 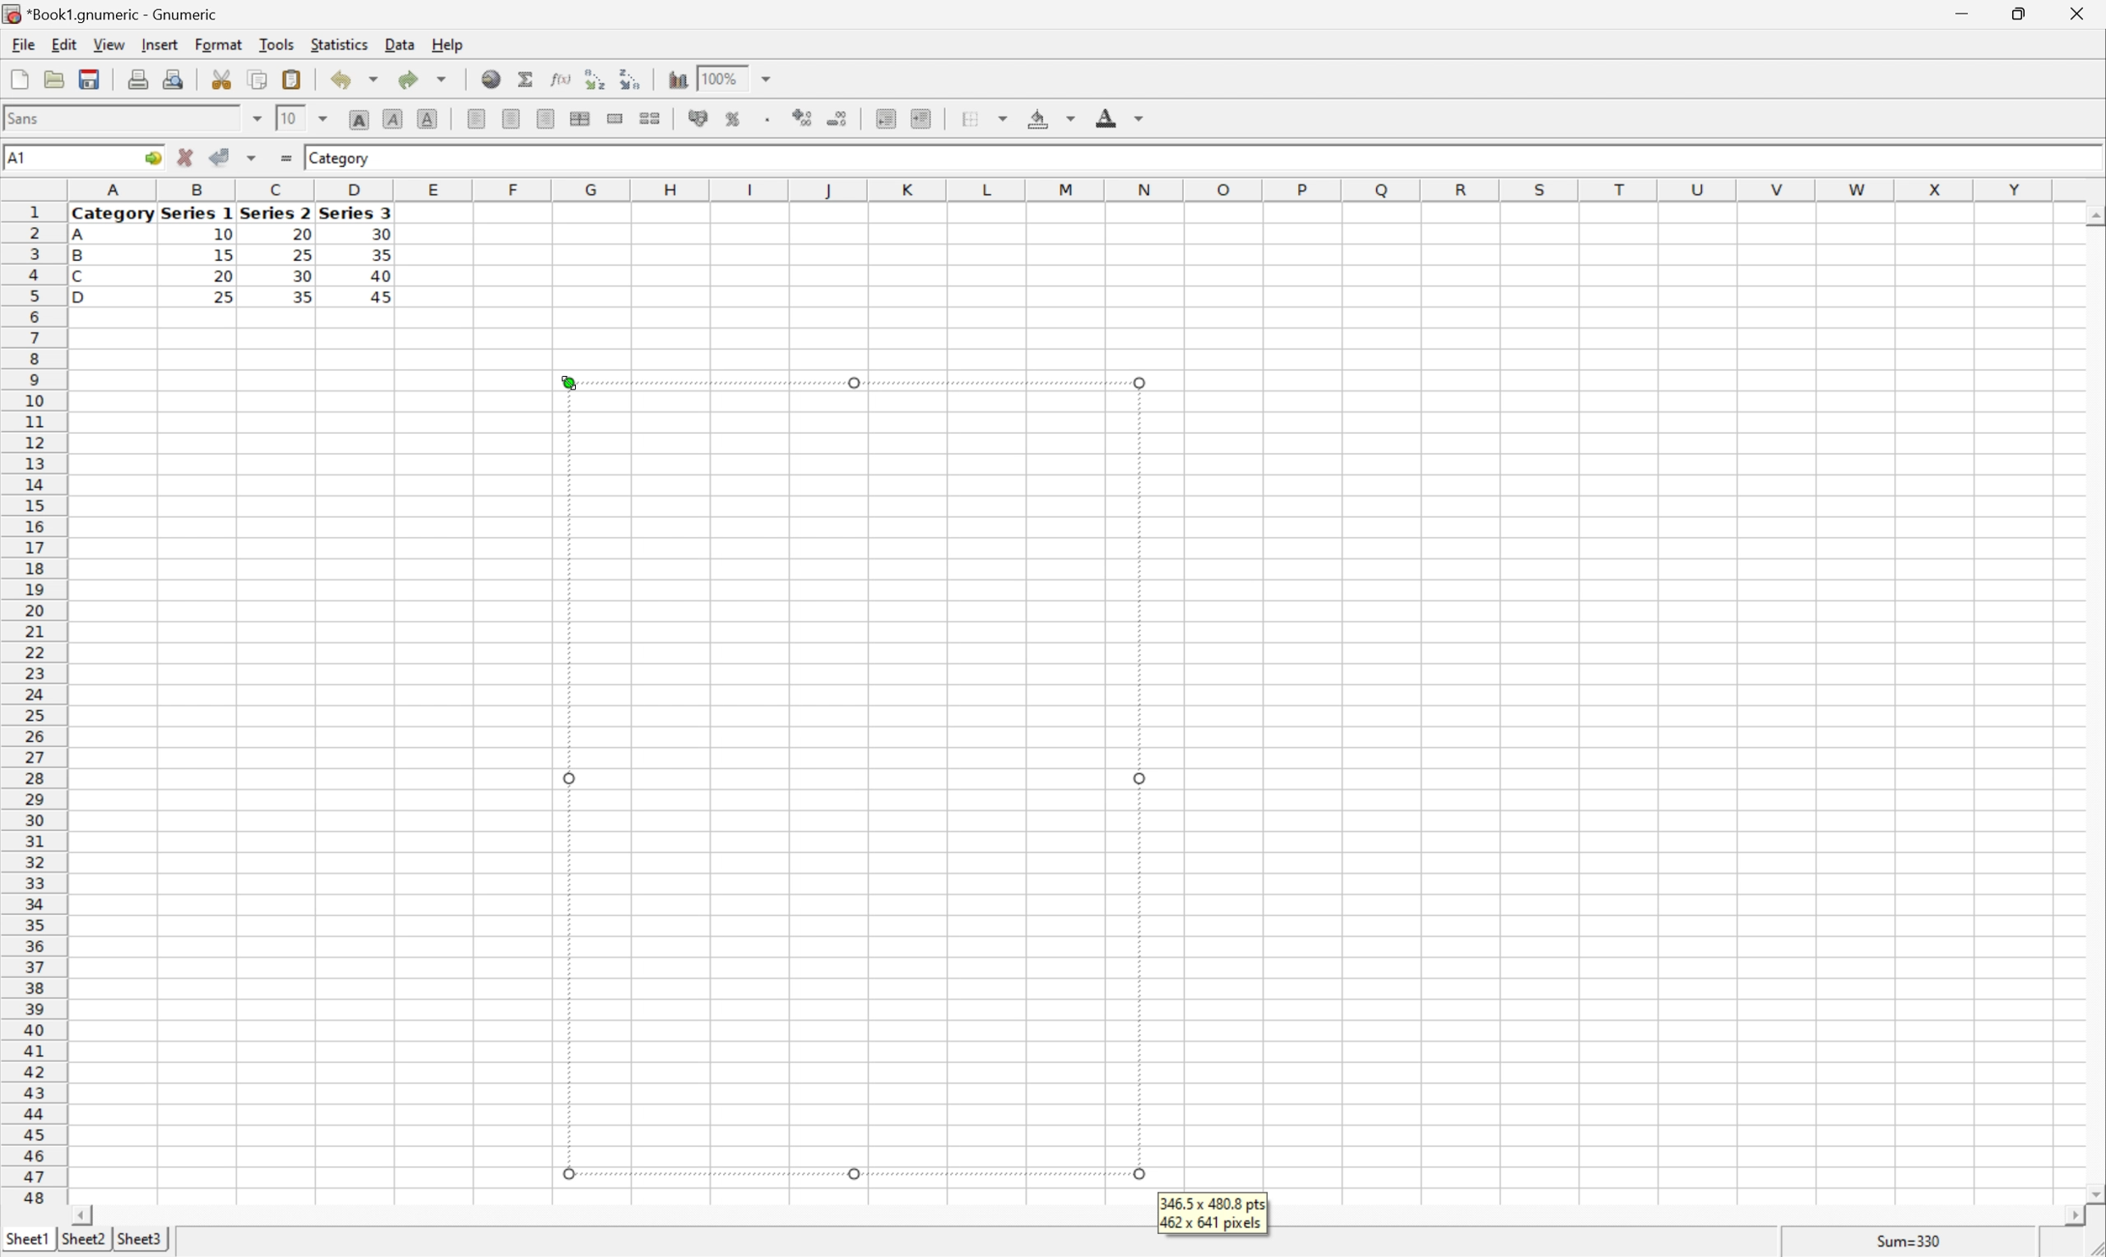 I want to click on Help, so click(x=449, y=46).